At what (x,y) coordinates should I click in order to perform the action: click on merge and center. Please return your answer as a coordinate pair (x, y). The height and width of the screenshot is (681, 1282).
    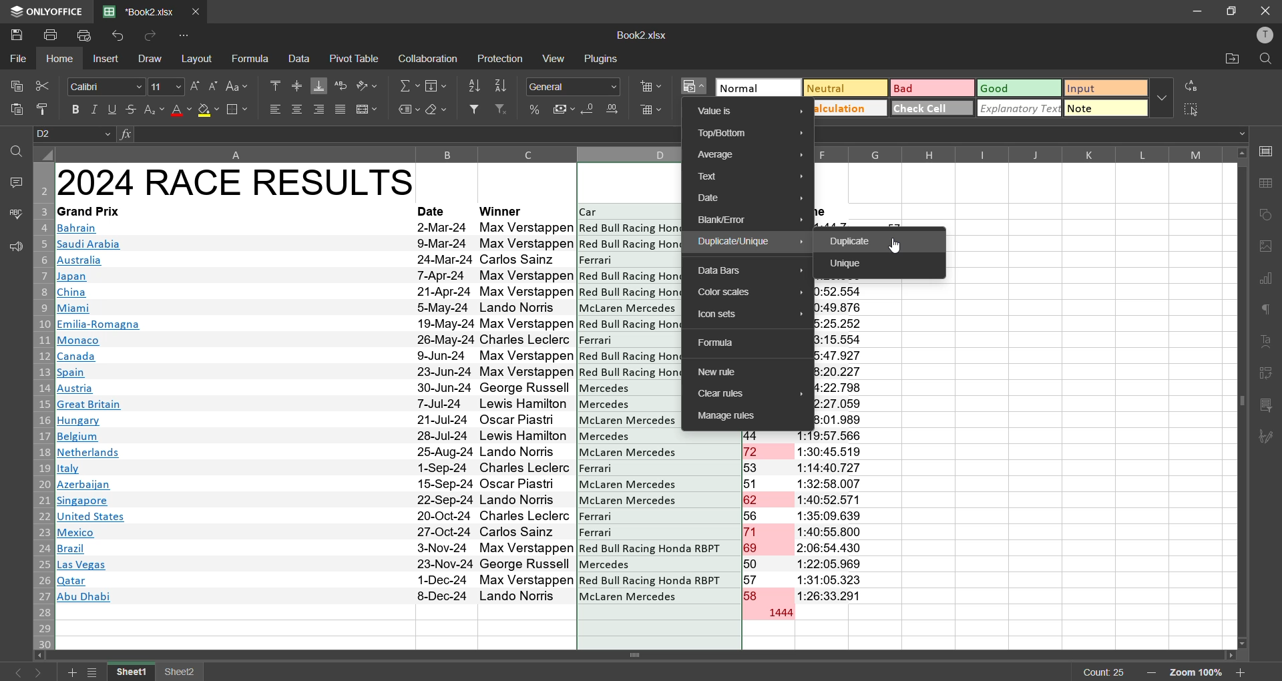
    Looking at the image, I should click on (366, 110).